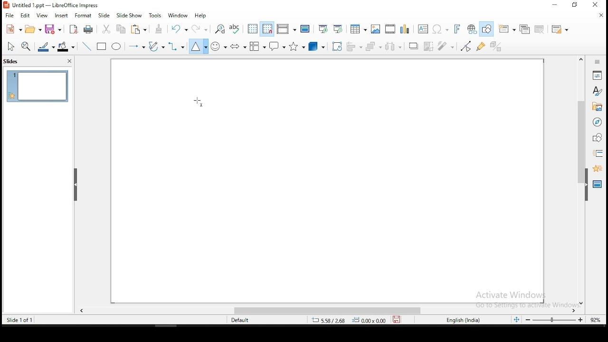  Describe the element at coordinates (339, 29) in the screenshot. I see `start from current slide` at that location.